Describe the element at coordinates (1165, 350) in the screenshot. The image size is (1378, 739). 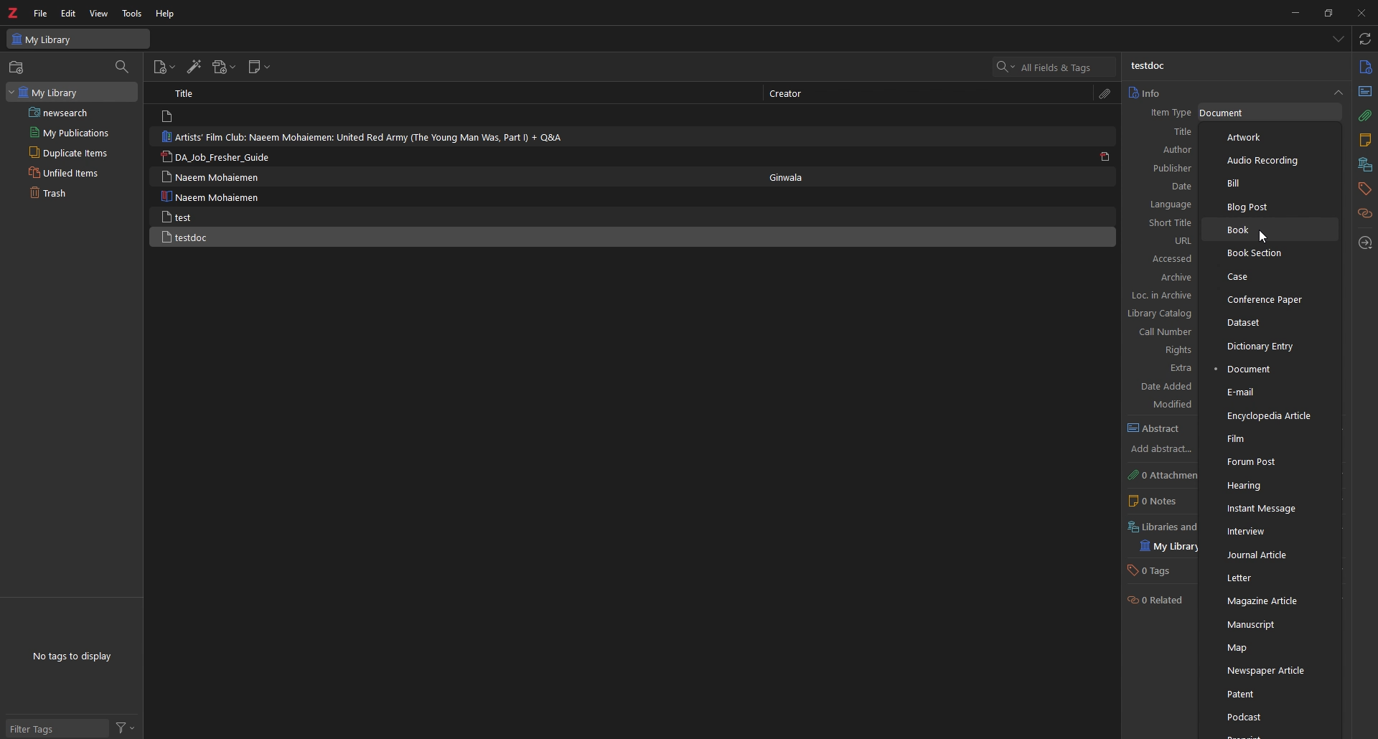
I see `Rights` at that location.